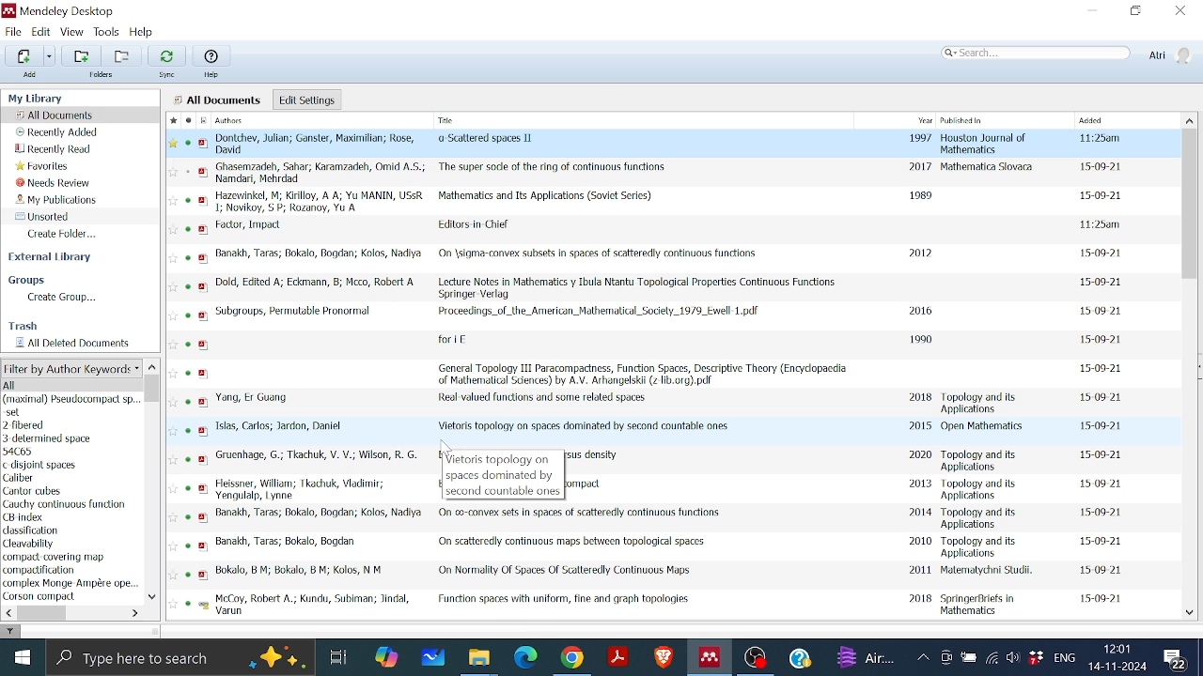  What do you see at coordinates (1094, 119) in the screenshot?
I see `Added` at bounding box center [1094, 119].